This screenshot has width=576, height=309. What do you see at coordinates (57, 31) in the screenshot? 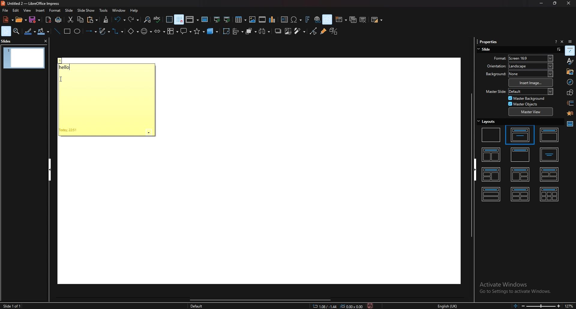
I see `line` at bounding box center [57, 31].